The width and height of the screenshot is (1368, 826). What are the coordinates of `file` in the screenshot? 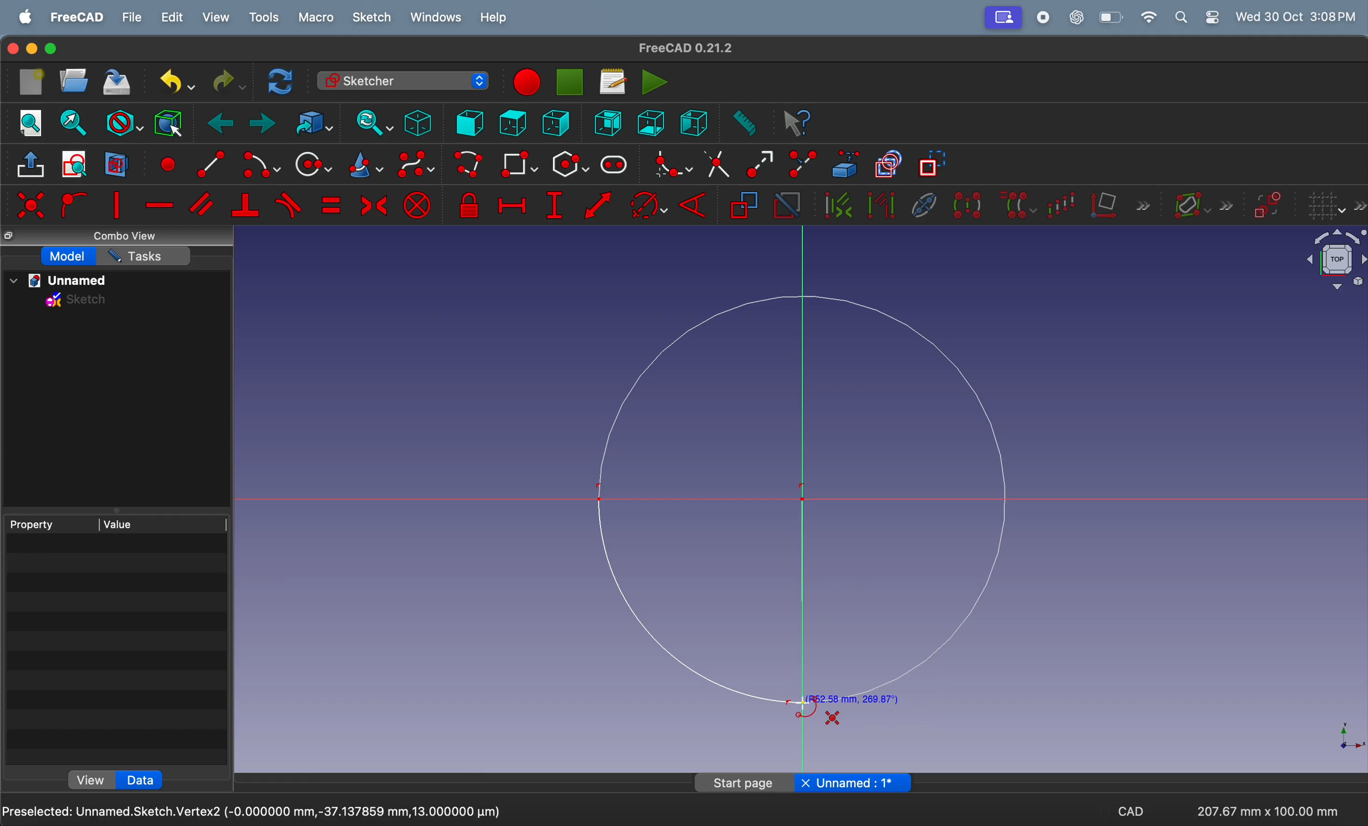 It's located at (133, 18).